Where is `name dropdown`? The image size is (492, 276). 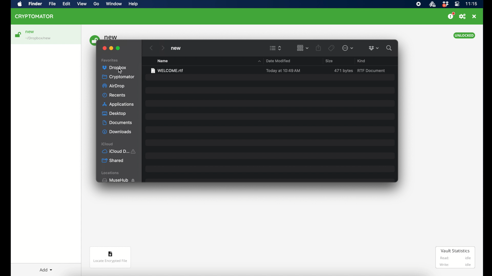 name dropdown is located at coordinates (259, 61).